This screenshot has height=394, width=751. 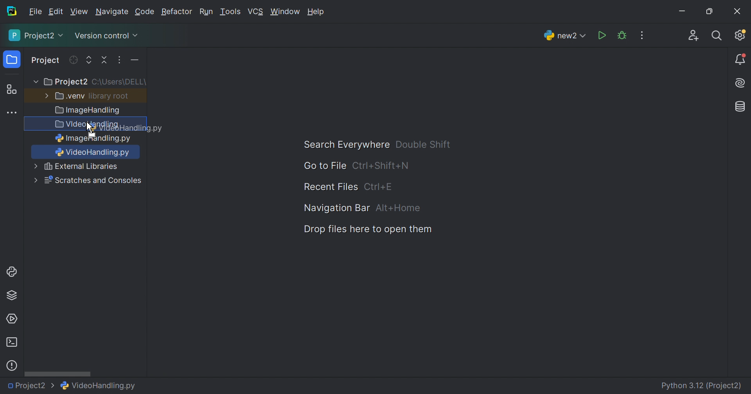 What do you see at coordinates (685, 13) in the screenshot?
I see `Minimize` at bounding box center [685, 13].